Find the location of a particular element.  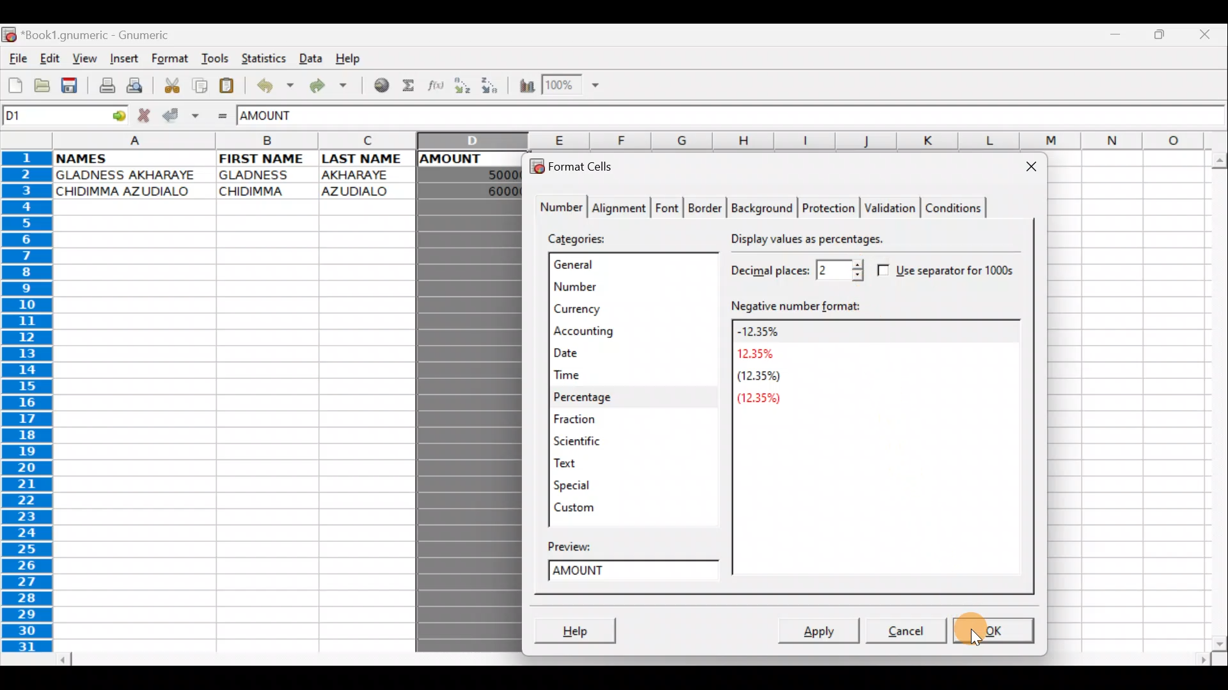

12% is located at coordinates (759, 354).